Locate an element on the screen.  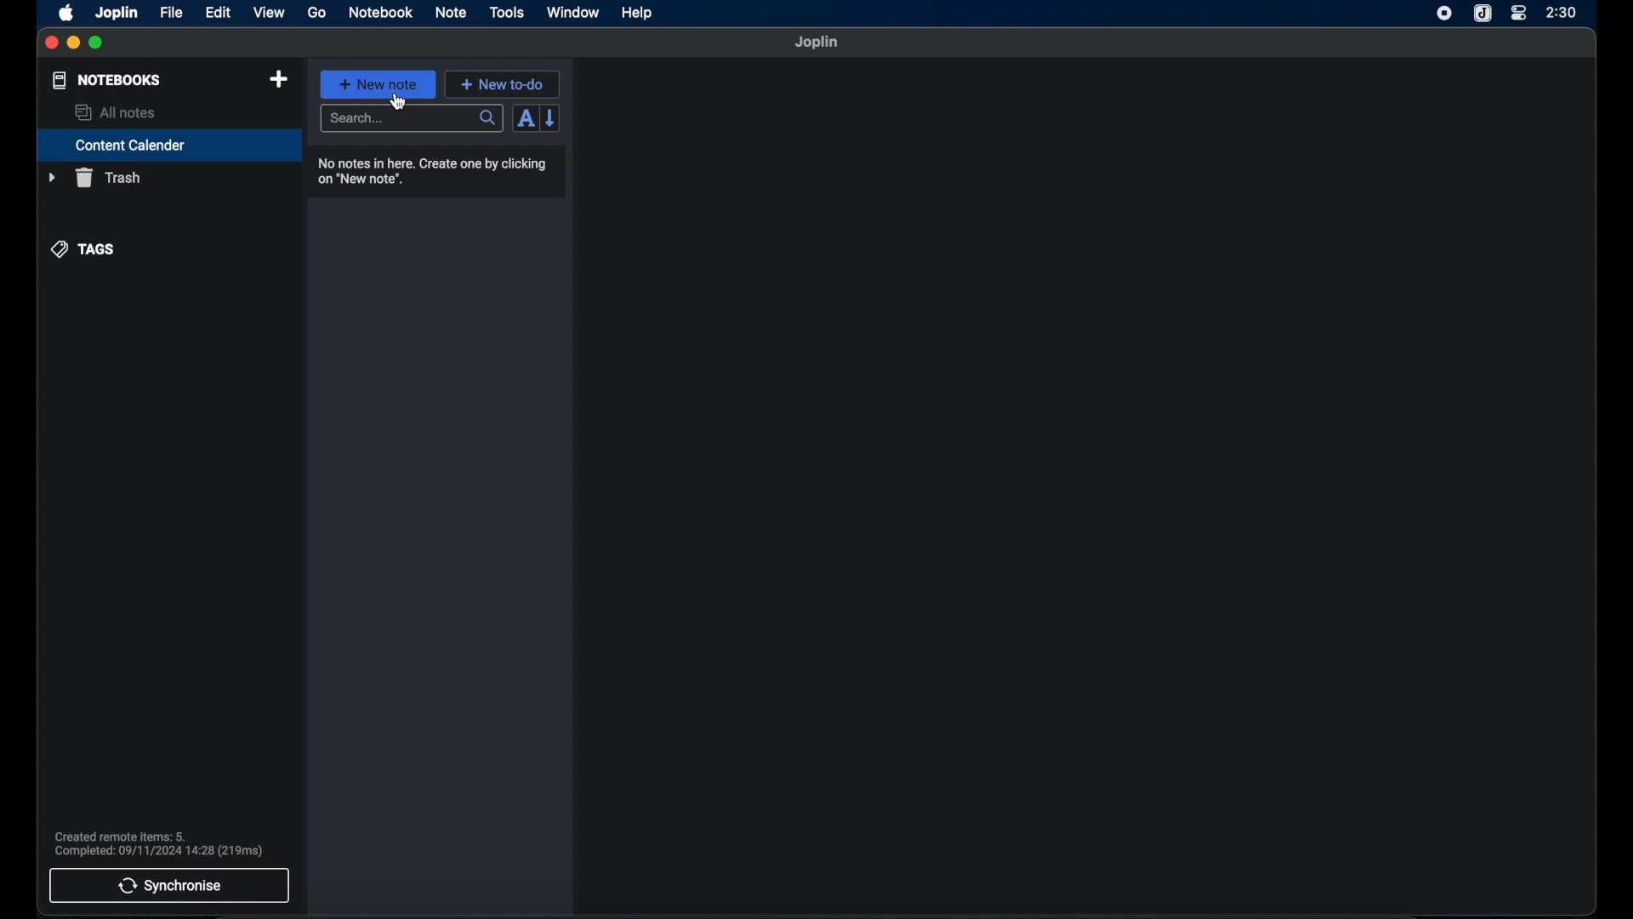
file is located at coordinates (173, 13).